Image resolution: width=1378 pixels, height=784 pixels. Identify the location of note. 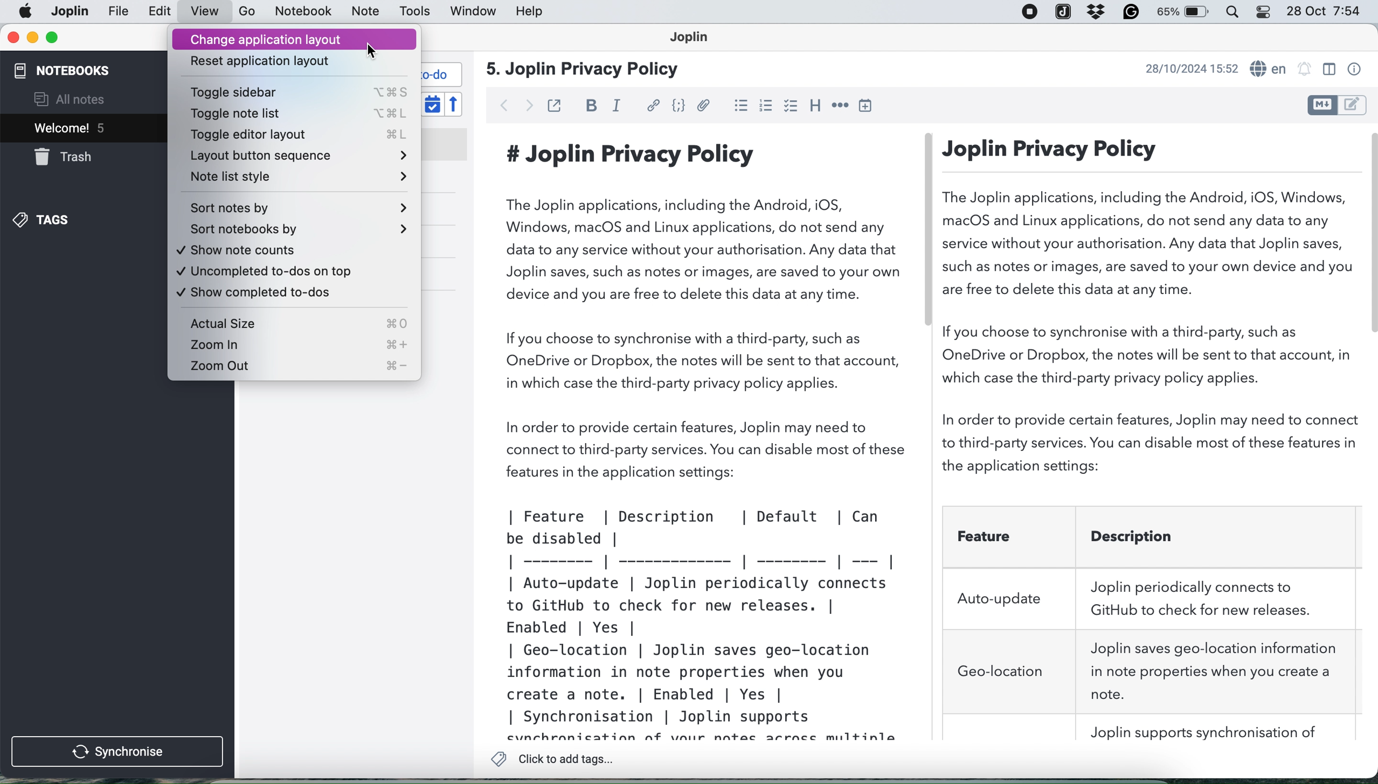
(364, 12).